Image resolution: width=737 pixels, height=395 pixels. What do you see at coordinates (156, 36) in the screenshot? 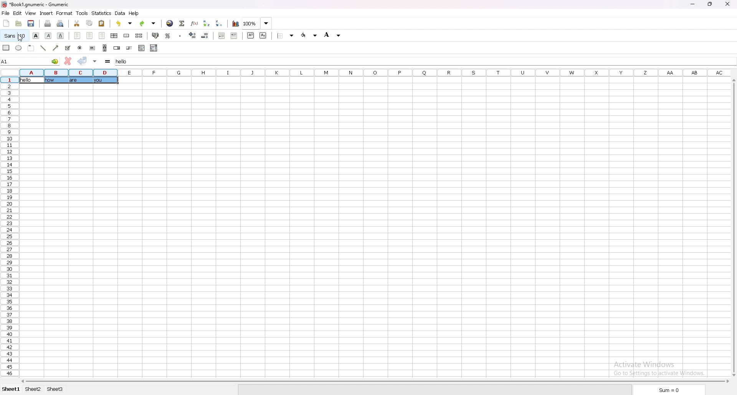
I see `accounting` at bounding box center [156, 36].